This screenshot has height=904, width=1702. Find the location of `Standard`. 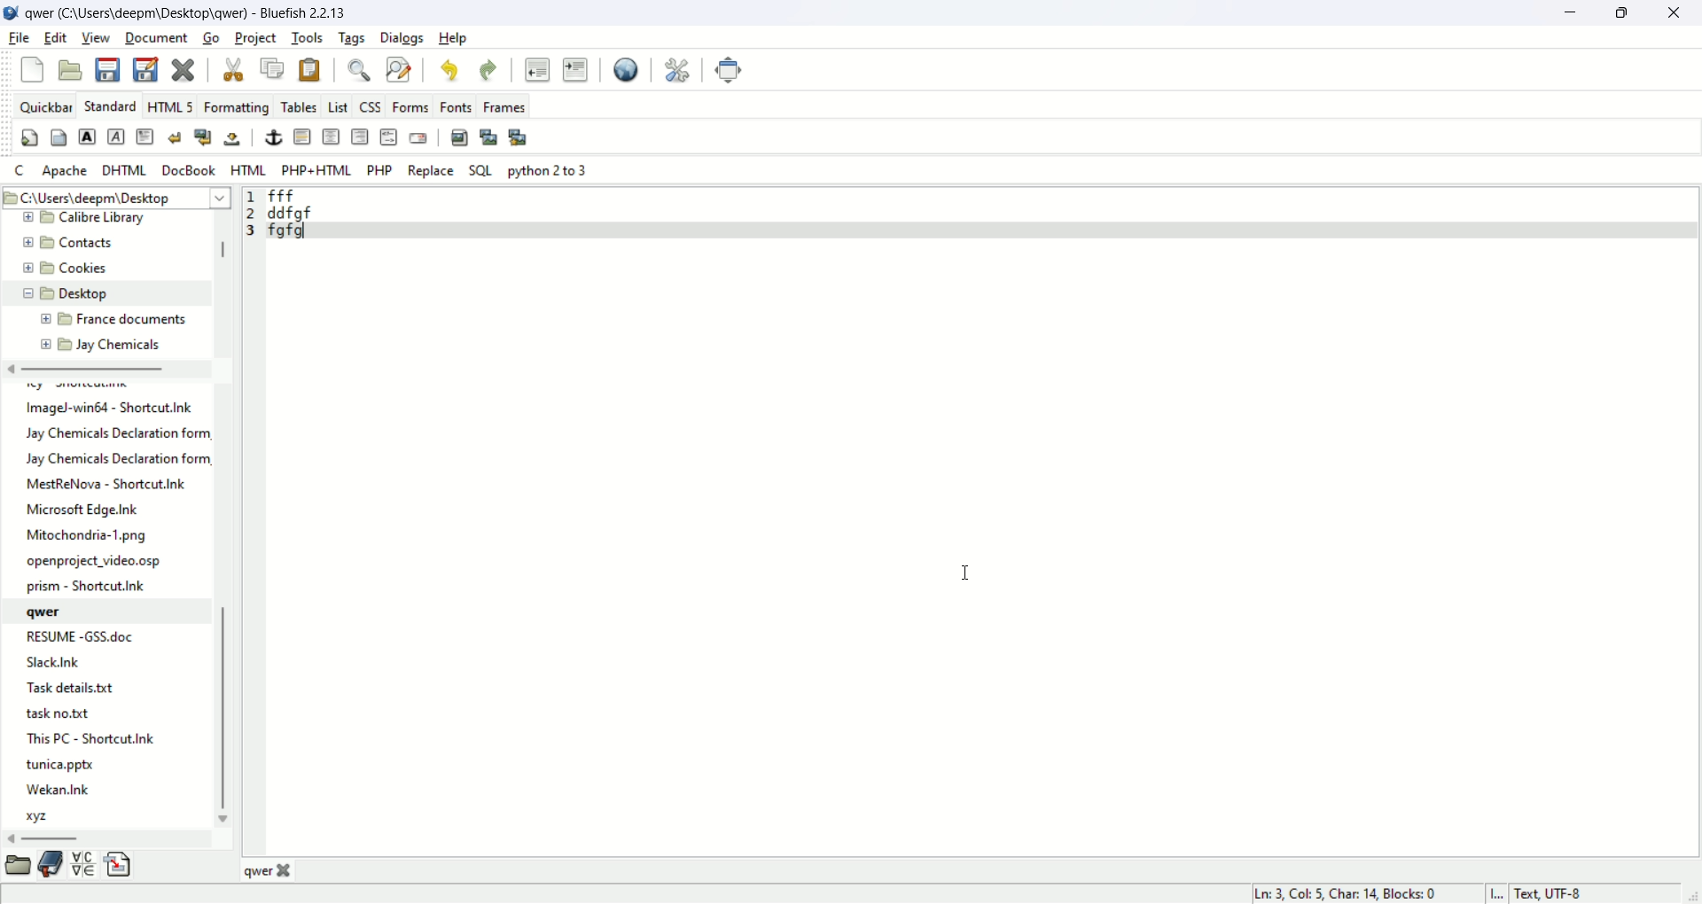

Standard is located at coordinates (112, 106).